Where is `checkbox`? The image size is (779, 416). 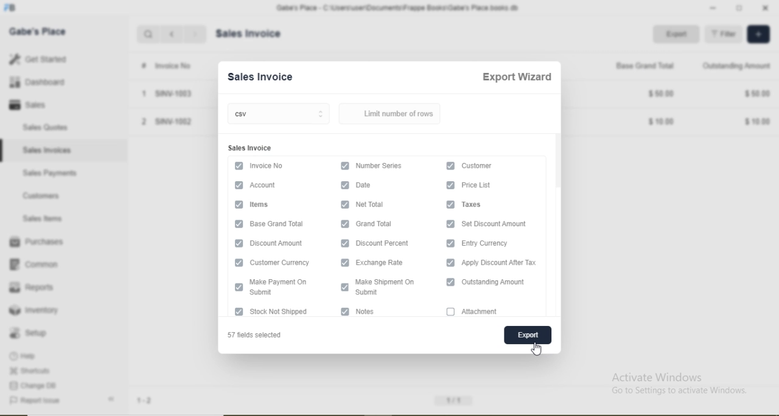 checkbox is located at coordinates (237, 262).